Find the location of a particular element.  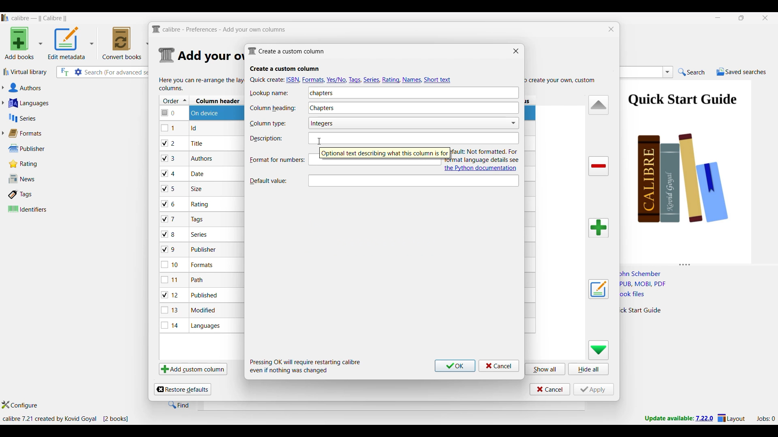

Saved searches is located at coordinates (741, 72).